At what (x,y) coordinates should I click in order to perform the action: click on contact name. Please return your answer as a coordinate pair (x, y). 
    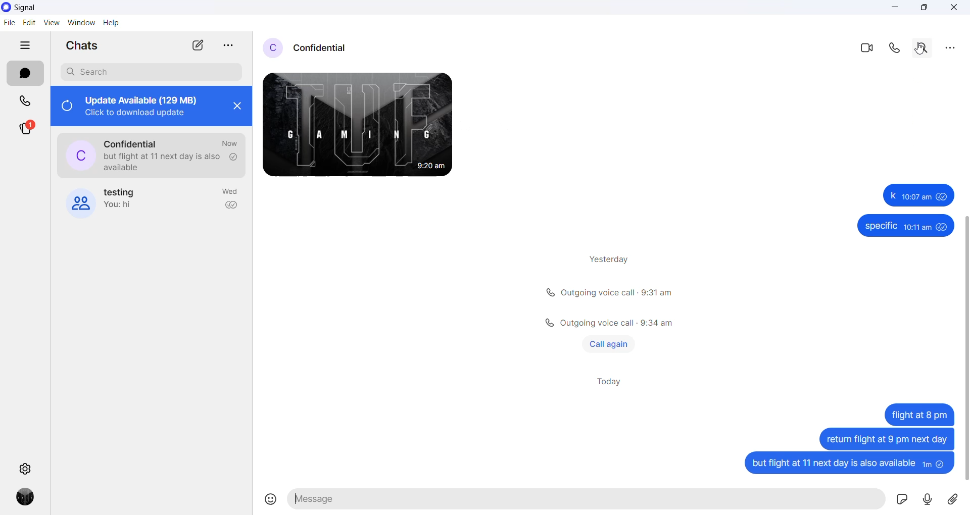
    Looking at the image, I should click on (327, 46).